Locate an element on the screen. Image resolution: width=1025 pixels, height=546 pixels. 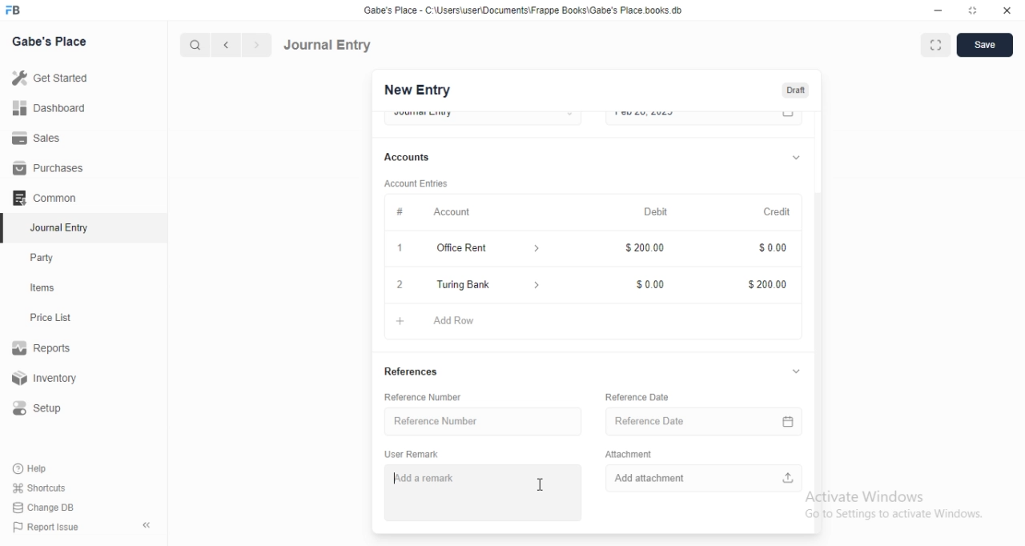
Get Started is located at coordinates (49, 79).